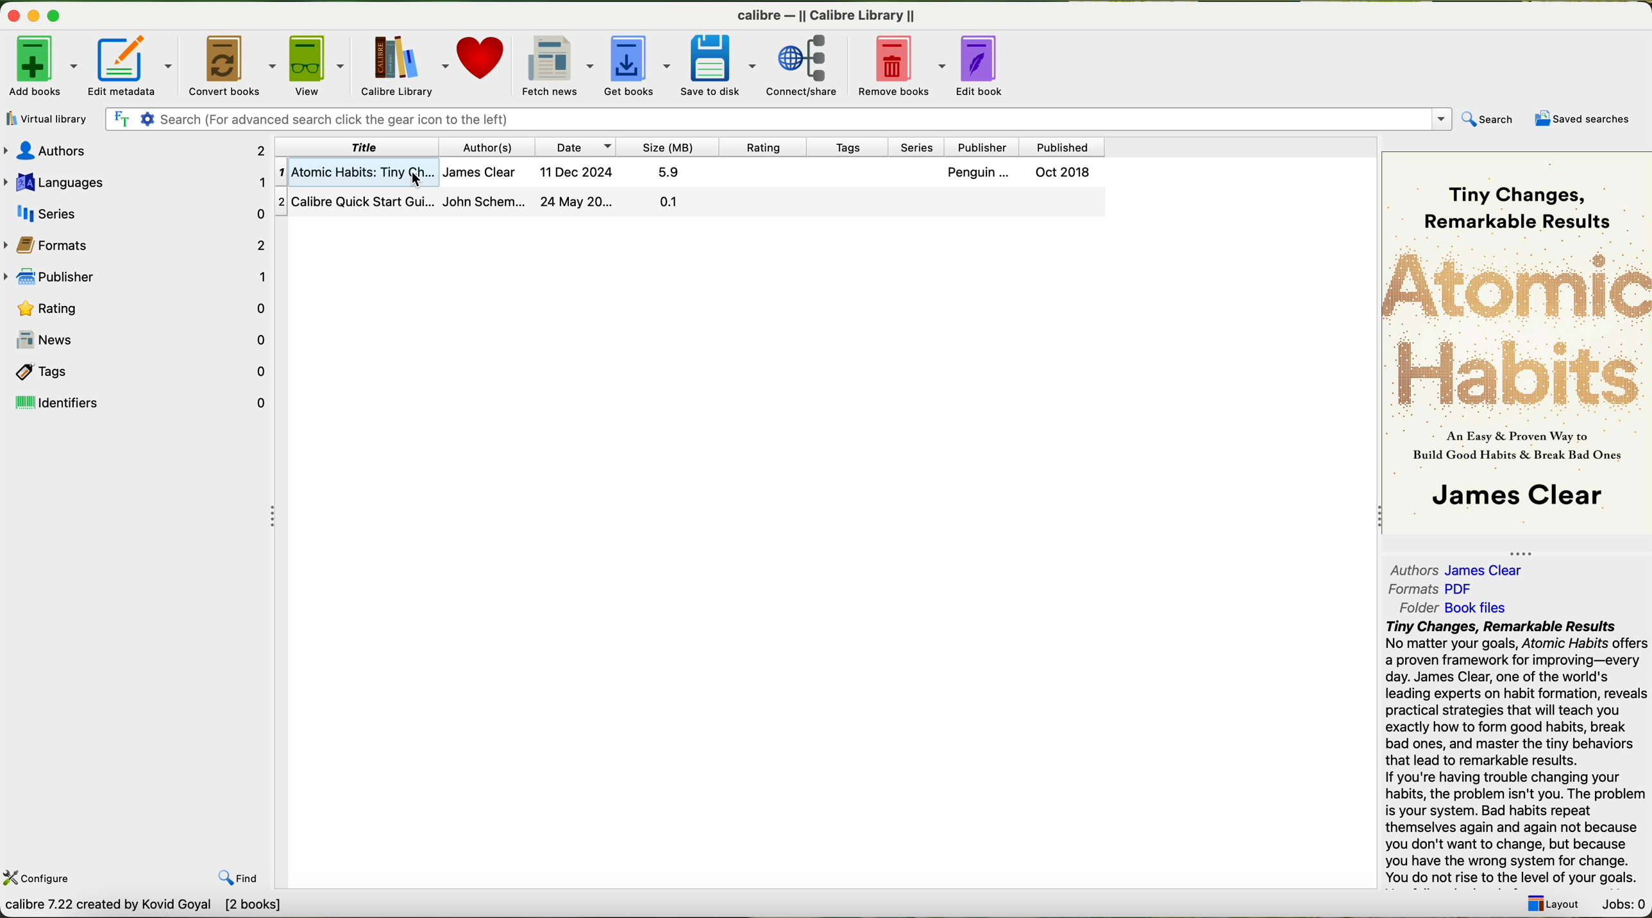 This screenshot has width=1652, height=918. What do you see at coordinates (779, 119) in the screenshot?
I see `search bar` at bounding box center [779, 119].